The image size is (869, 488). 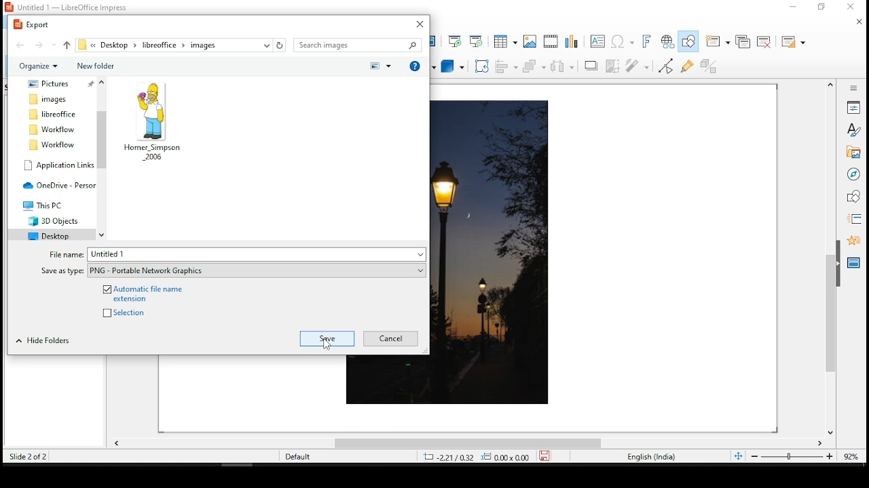 I want to click on toggle point edit mode, so click(x=666, y=68).